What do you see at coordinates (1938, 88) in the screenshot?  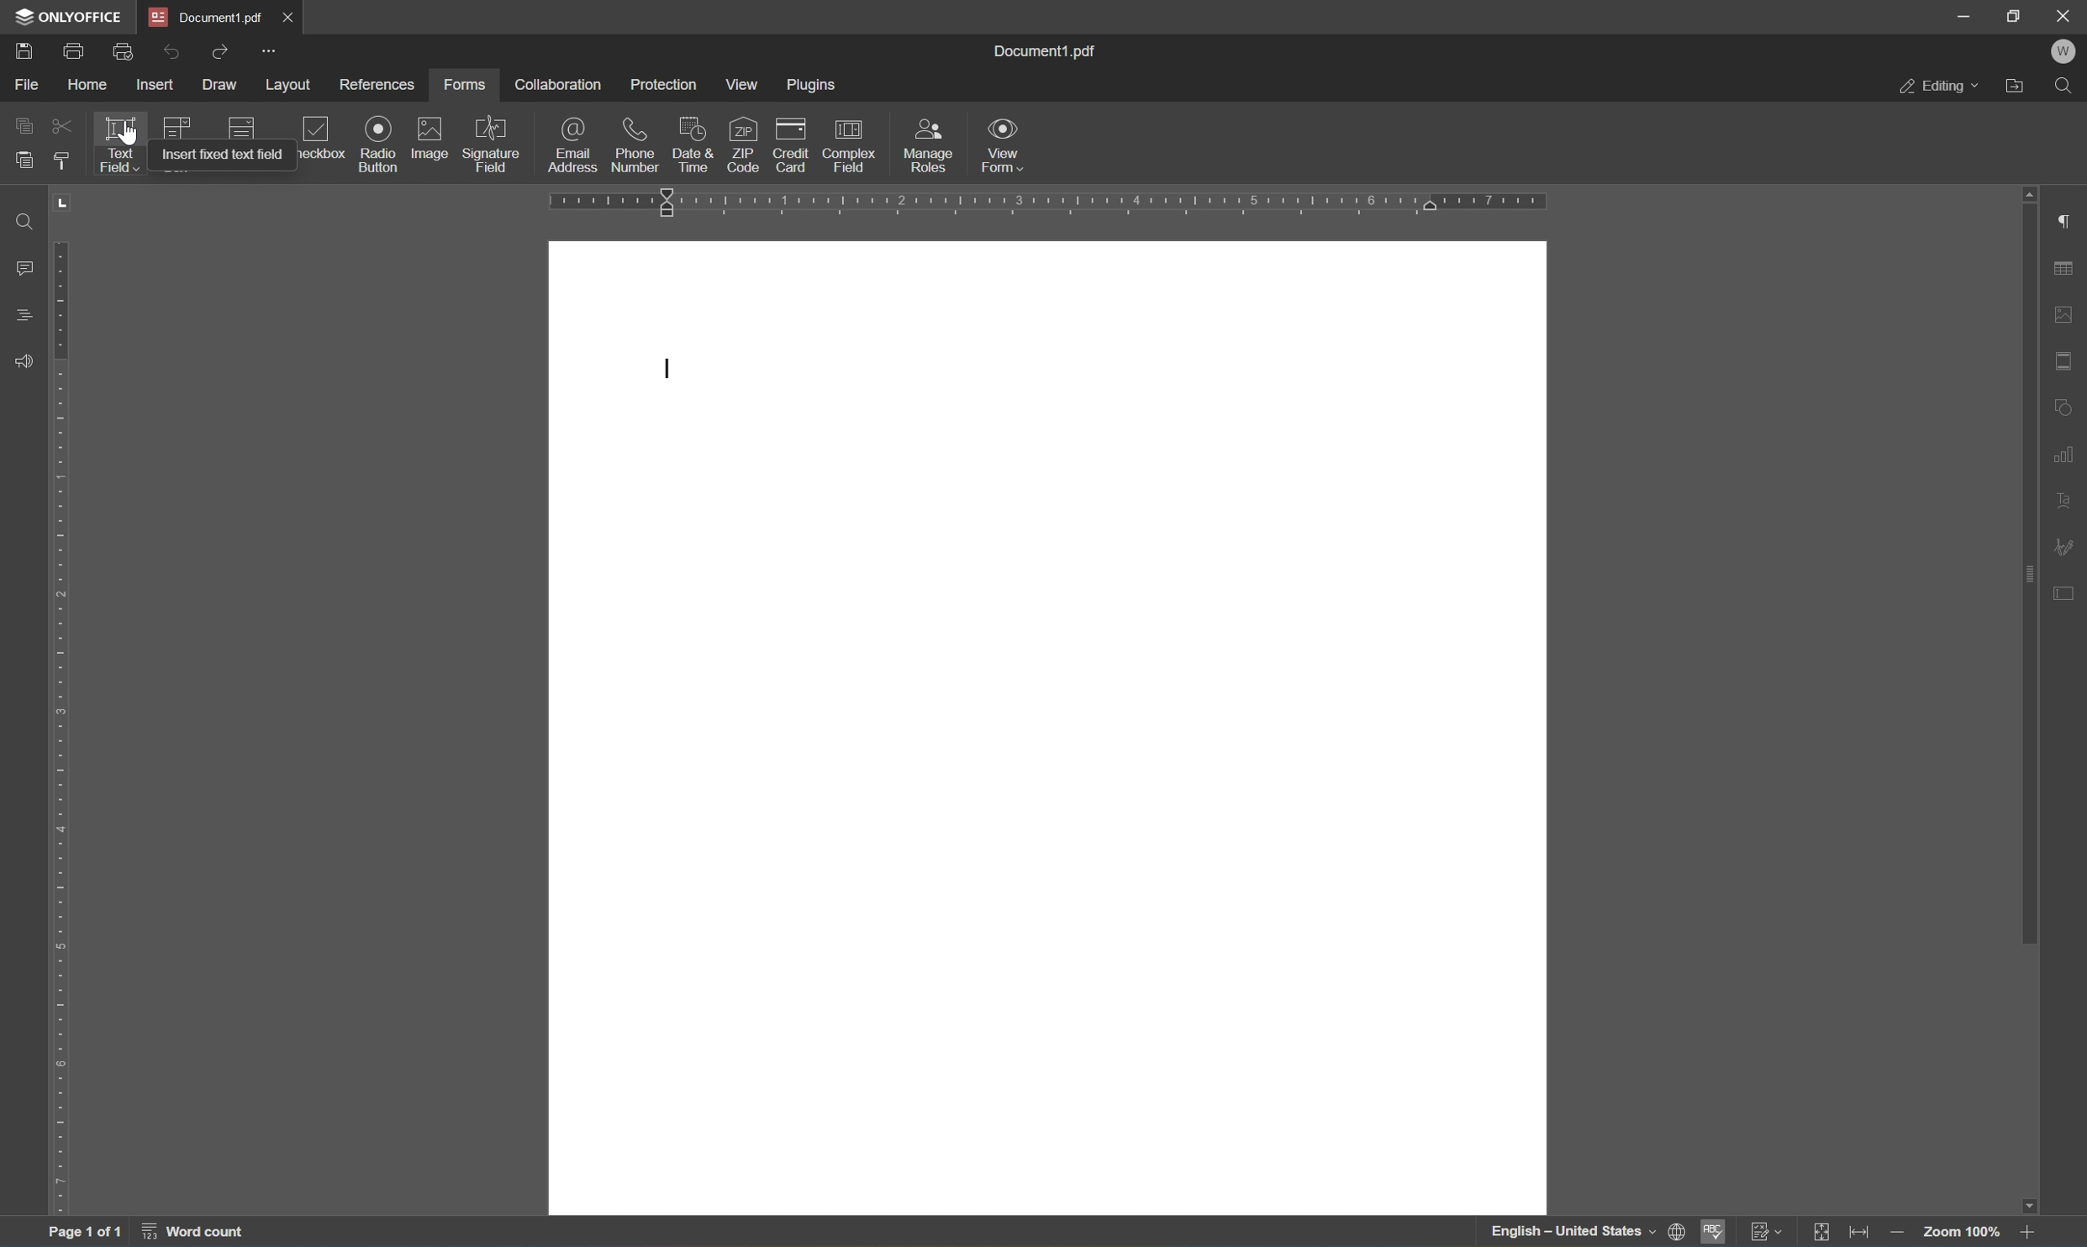 I see `editing` at bounding box center [1938, 88].